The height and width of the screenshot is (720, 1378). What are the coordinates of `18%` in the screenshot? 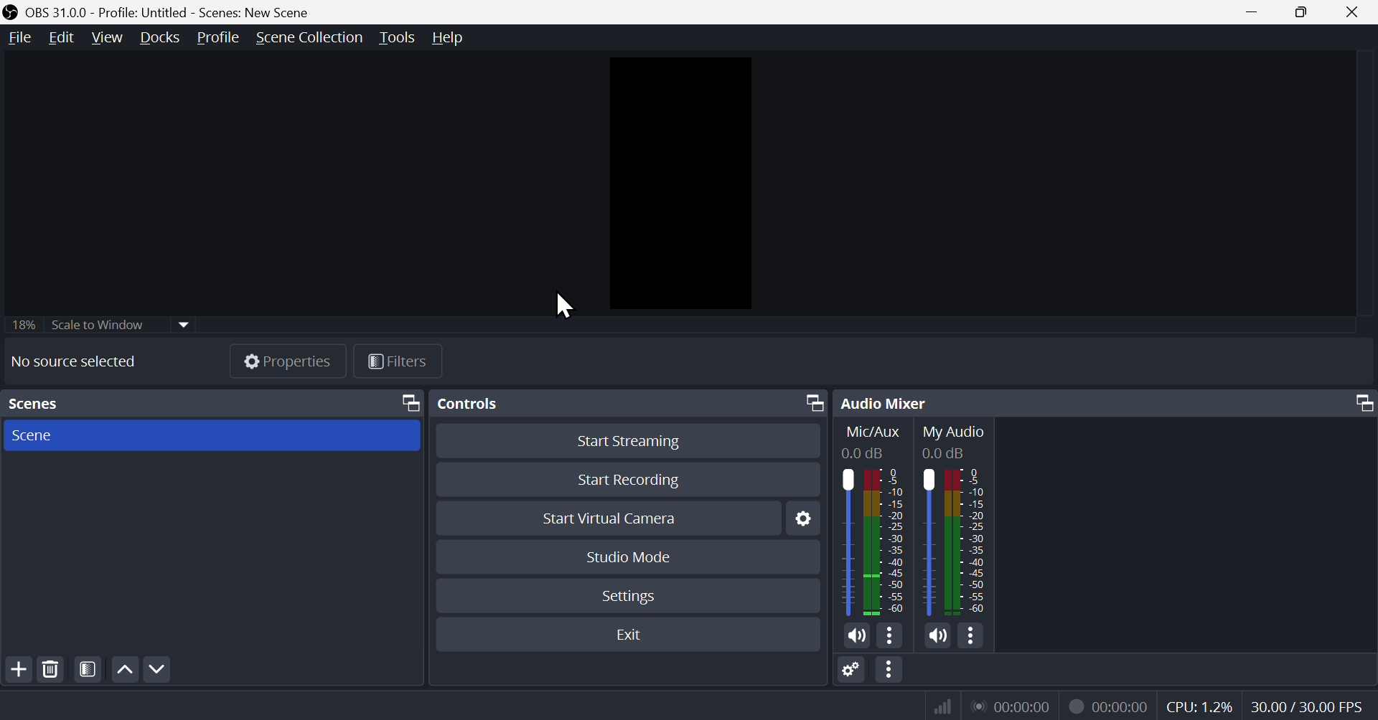 It's located at (22, 323).